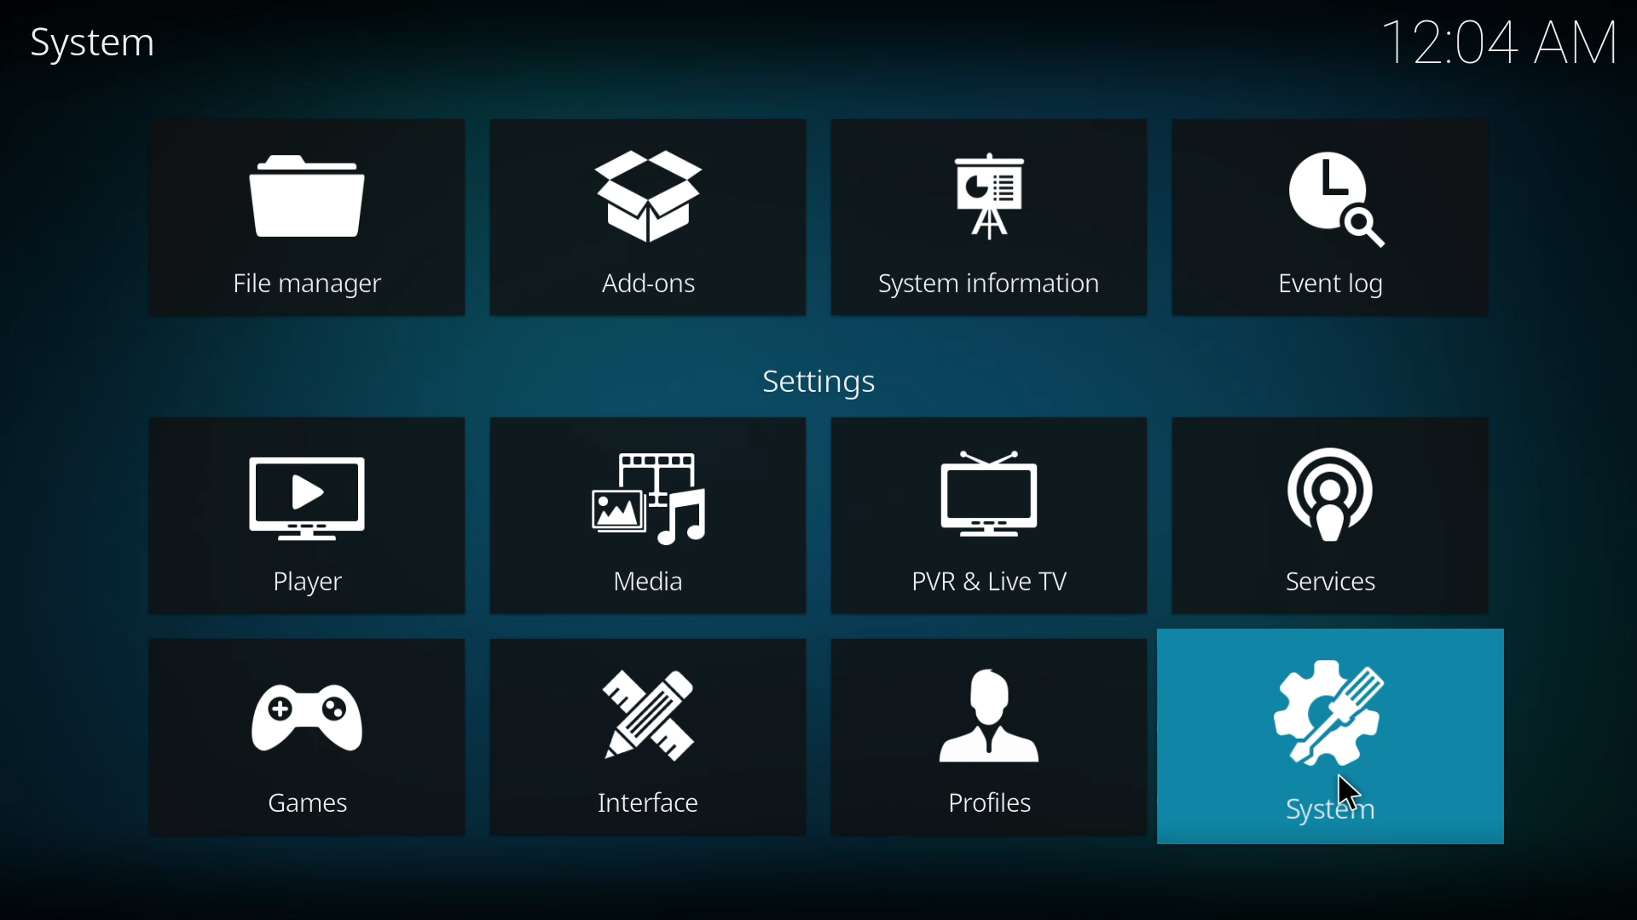  I want to click on games, so click(303, 739).